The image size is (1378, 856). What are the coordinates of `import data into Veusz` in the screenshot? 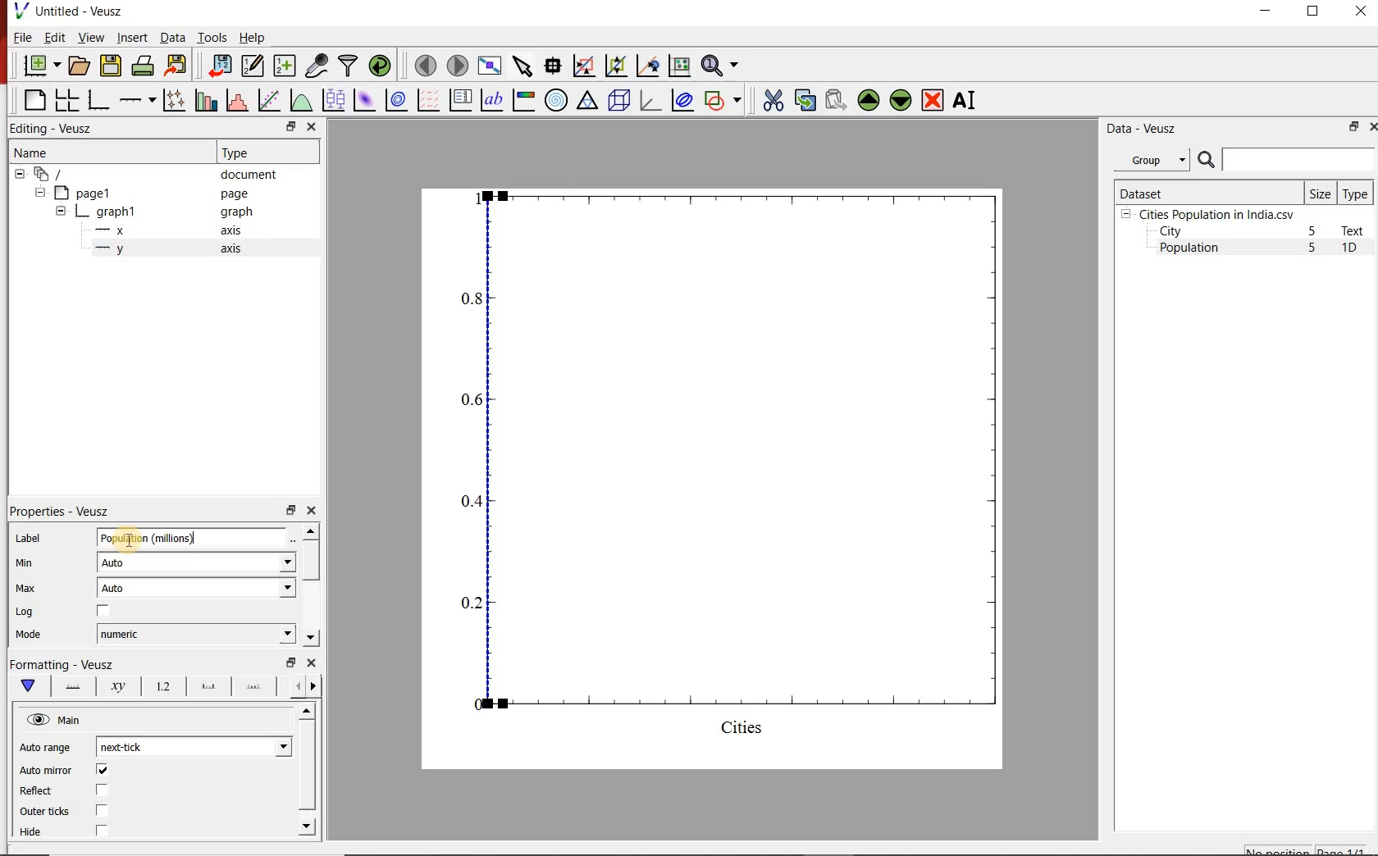 It's located at (219, 65).